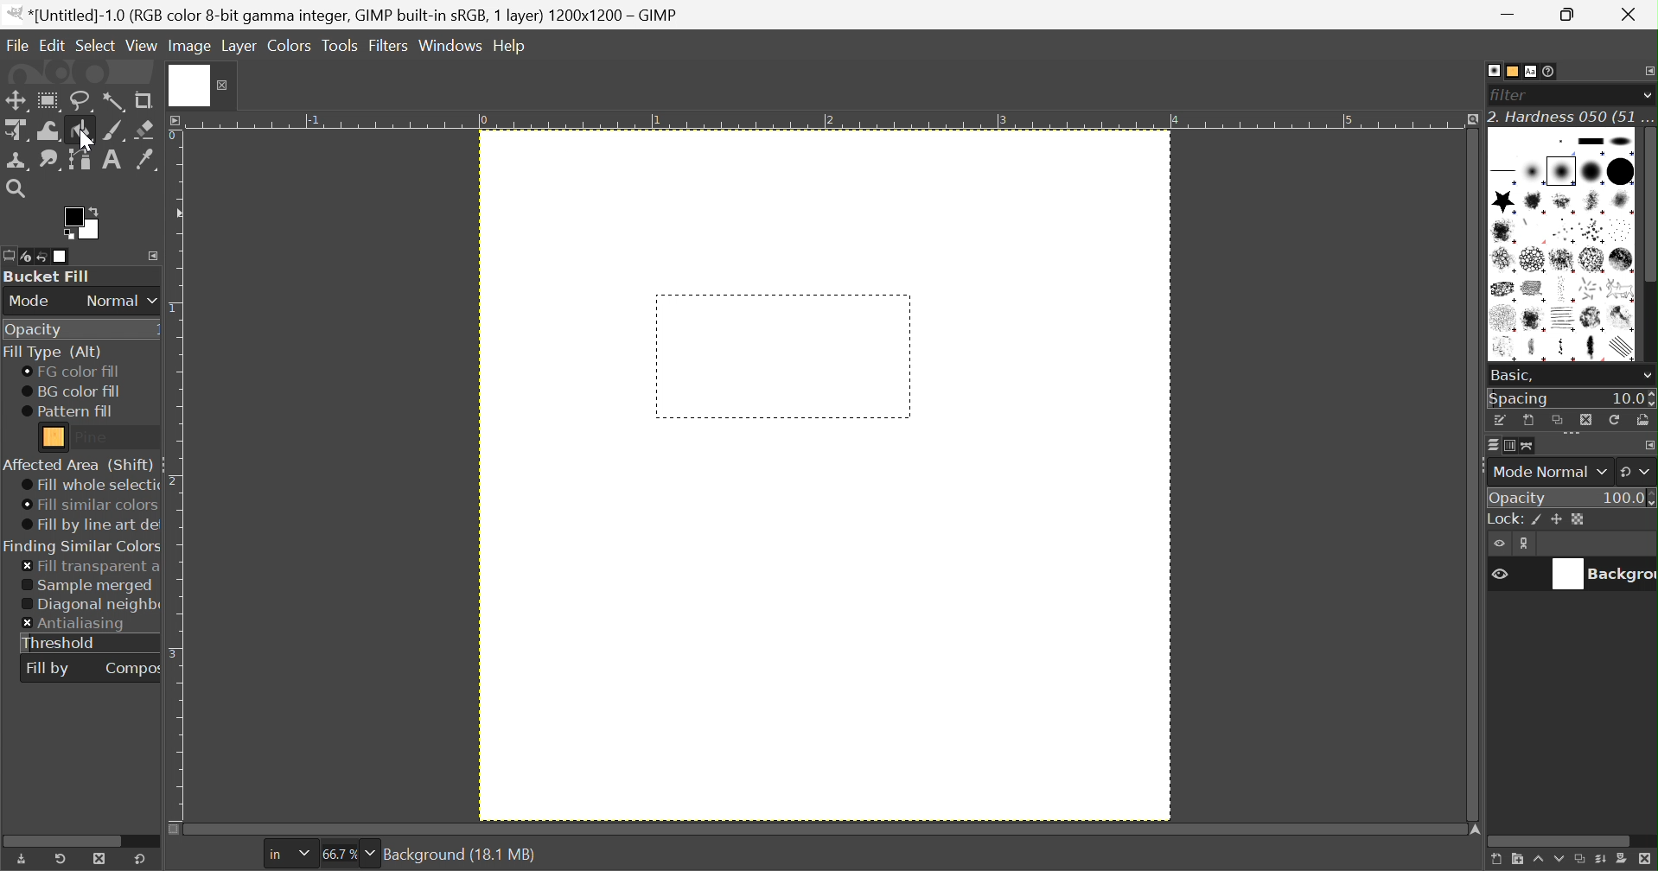 This screenshot has height=871, width=1658. What do you see at coordinates (1557, 520) in the screenshot?
I see `Lock positions and size` at bounding box center [1557, 520].